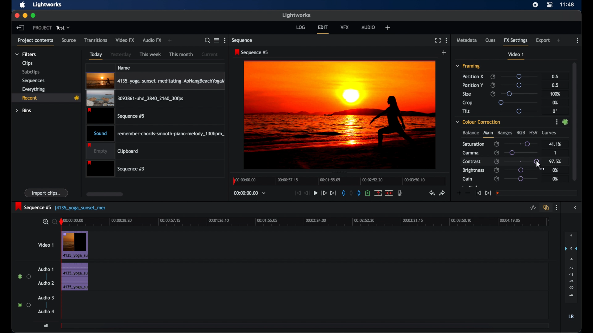 The height and width of the screenshot is (333, 593). I want to click on project contents, so click(36, 42).